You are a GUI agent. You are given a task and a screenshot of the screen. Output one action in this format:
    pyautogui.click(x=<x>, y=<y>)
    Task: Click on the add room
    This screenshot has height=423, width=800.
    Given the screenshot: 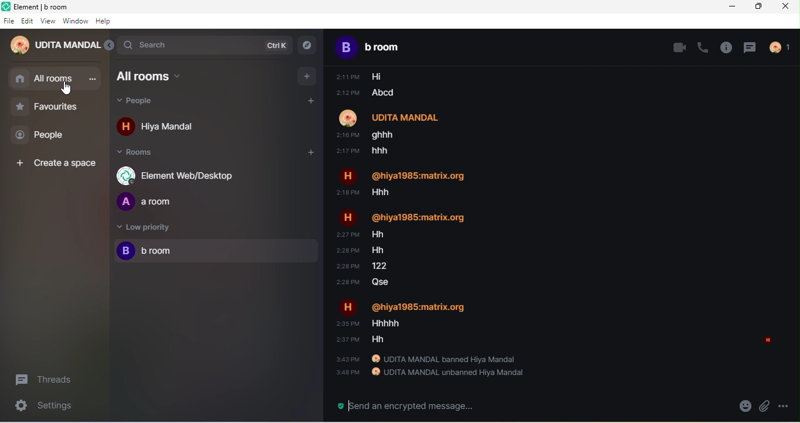 What is the action you would take?
    pyautogui.click(x=307, y=76)
    